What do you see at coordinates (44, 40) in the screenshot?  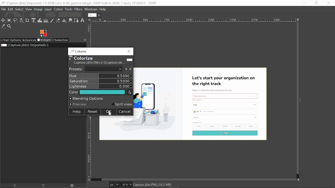 I see `Images` at bounding box center [44, 40].